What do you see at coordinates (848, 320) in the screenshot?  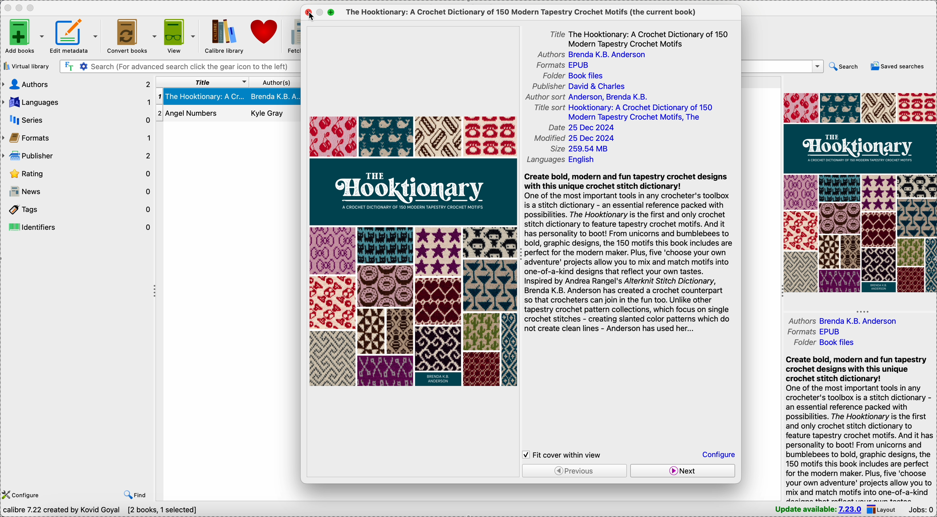 I see `authors` at bounding box center [848, 320].